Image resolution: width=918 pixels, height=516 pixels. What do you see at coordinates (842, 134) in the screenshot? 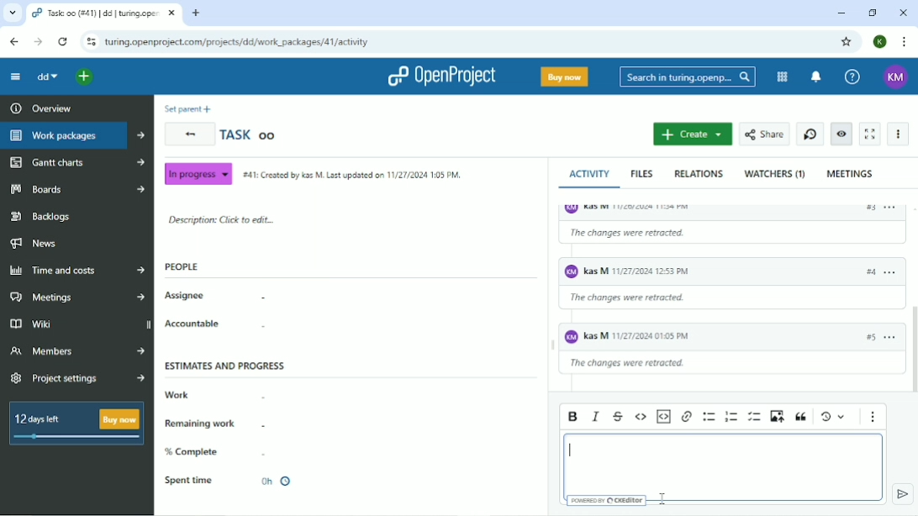
I see `Unwatch work package` at bounding box center [842, 134].